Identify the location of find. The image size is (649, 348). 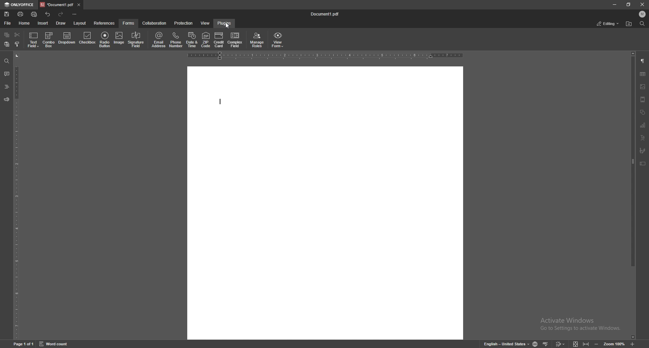
(7, 61).